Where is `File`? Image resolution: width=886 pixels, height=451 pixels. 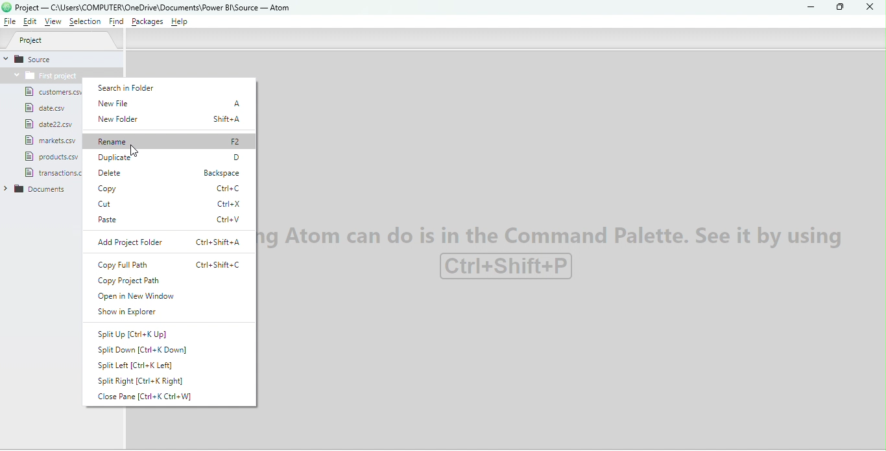 File is located at coordinates (52, 124).